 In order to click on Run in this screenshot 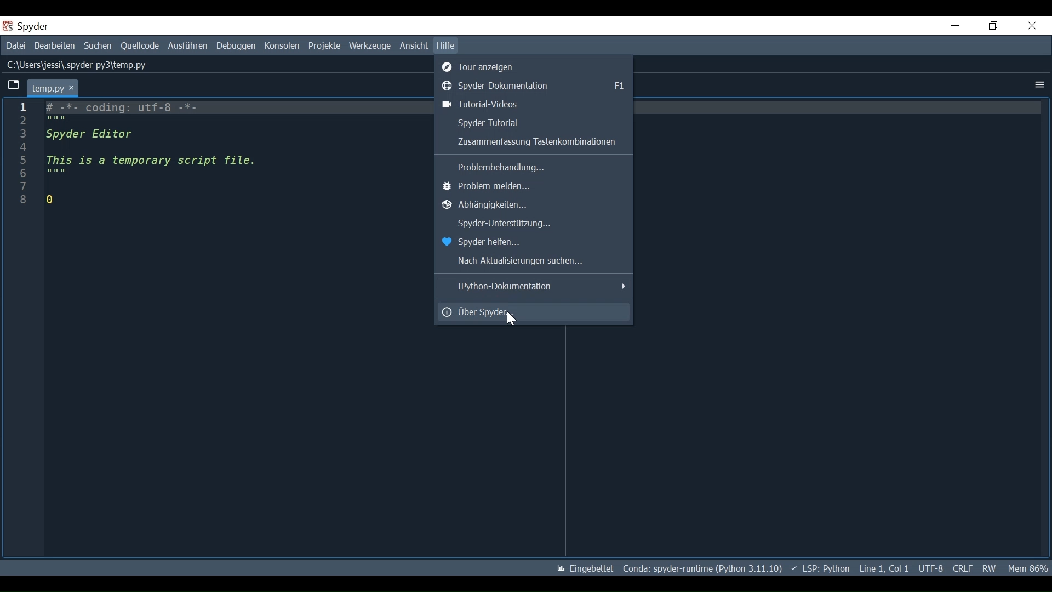, I will do `click(187, 46)`.